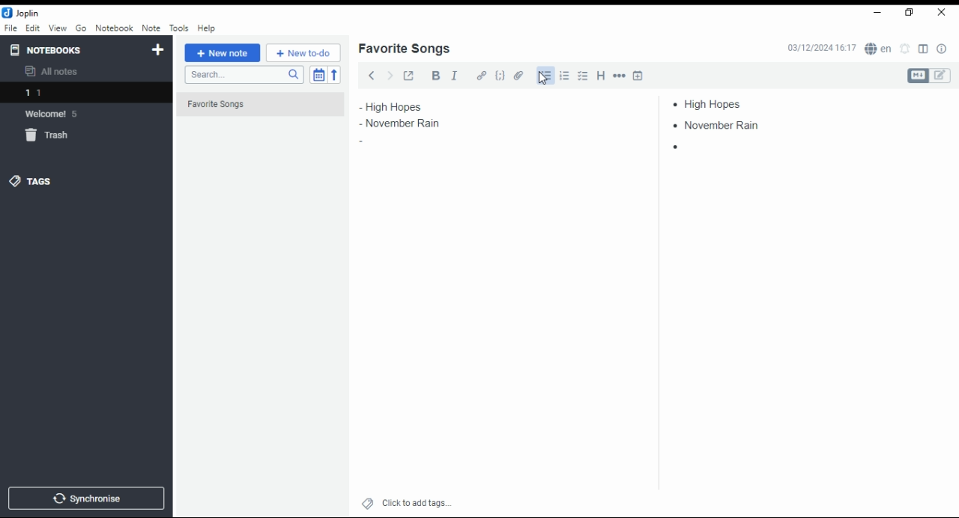 The width and height of the screenshot is (959, 518). I want to click on high hopes, so click(714, 104).